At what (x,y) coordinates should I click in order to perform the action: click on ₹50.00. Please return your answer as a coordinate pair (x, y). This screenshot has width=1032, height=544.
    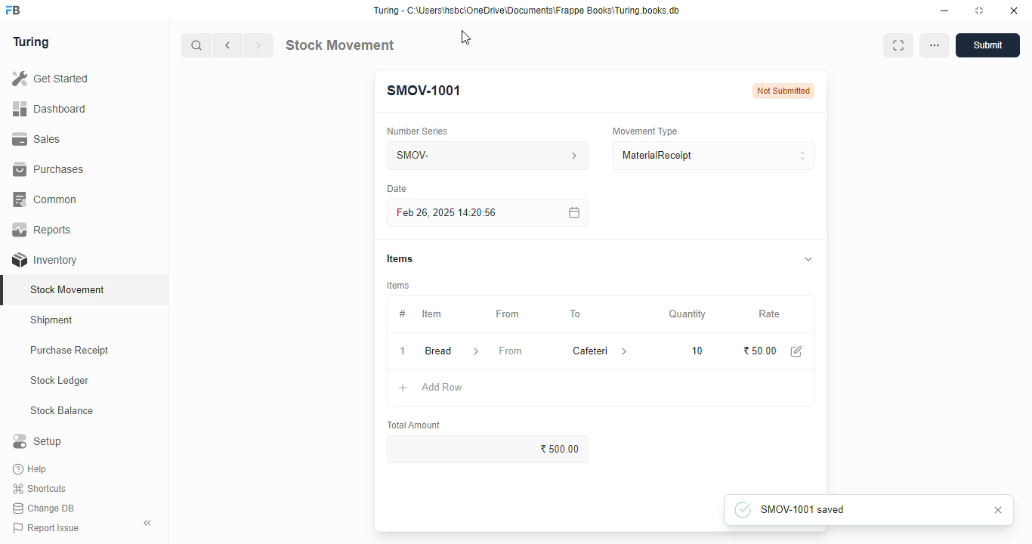
    Looking at the image, I should click on (761, 351).